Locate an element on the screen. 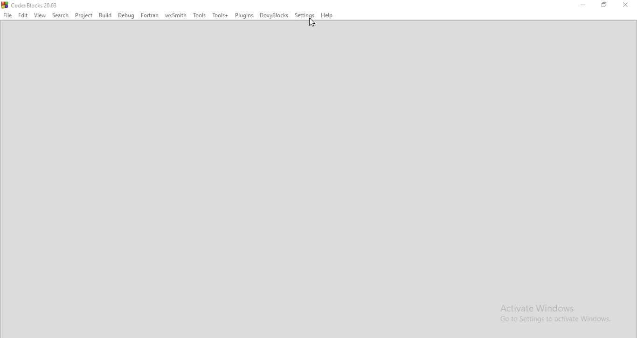  View is located at coordinates (41, 16).